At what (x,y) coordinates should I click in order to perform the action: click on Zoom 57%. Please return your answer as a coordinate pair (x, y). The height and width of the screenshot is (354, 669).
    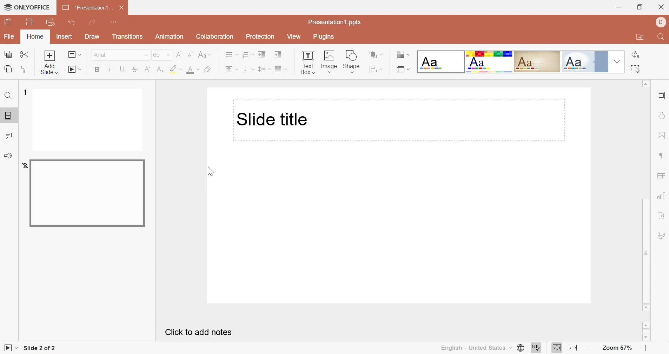
    Looking at the image, I should click on (615, 347).